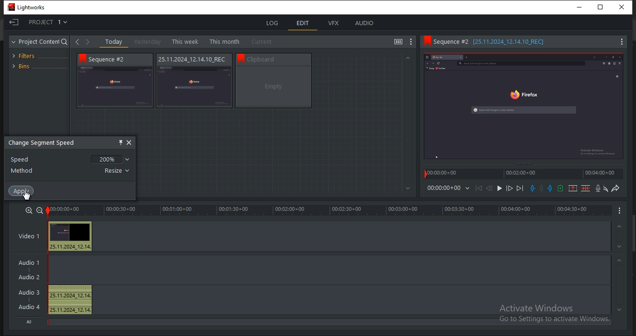 The image size is (636, 336). I want to click on bookmark, so click(82, 59).